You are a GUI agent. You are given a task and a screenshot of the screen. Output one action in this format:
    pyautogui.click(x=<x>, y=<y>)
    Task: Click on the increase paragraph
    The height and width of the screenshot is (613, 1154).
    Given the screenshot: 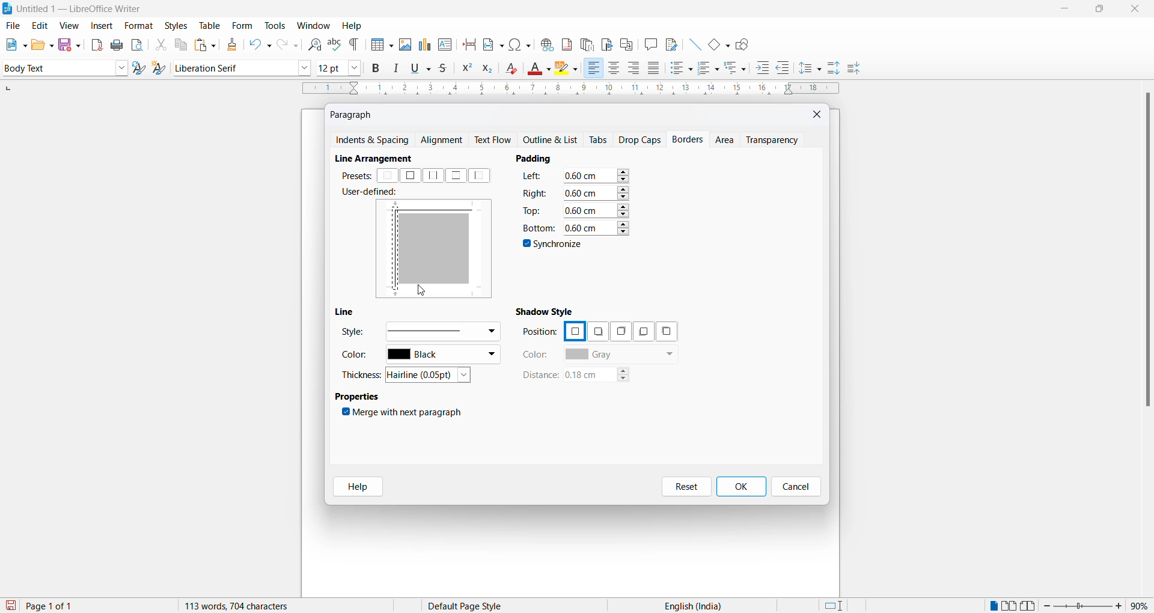 What is the action you would take?
    pyautogui.click(x=834, y=69)
    